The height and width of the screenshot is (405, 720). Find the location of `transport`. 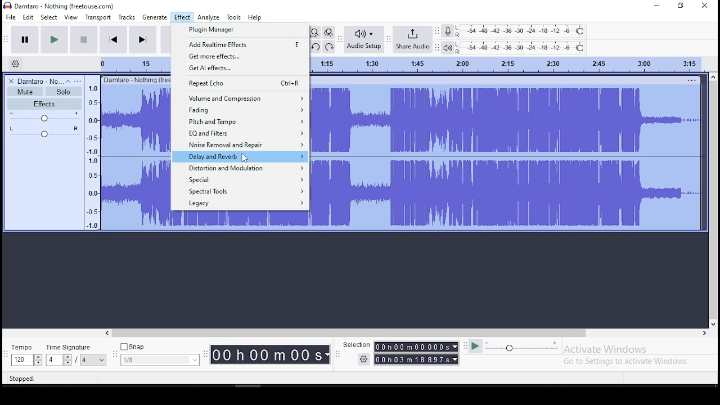

transport is located at coordinates (97, 17).